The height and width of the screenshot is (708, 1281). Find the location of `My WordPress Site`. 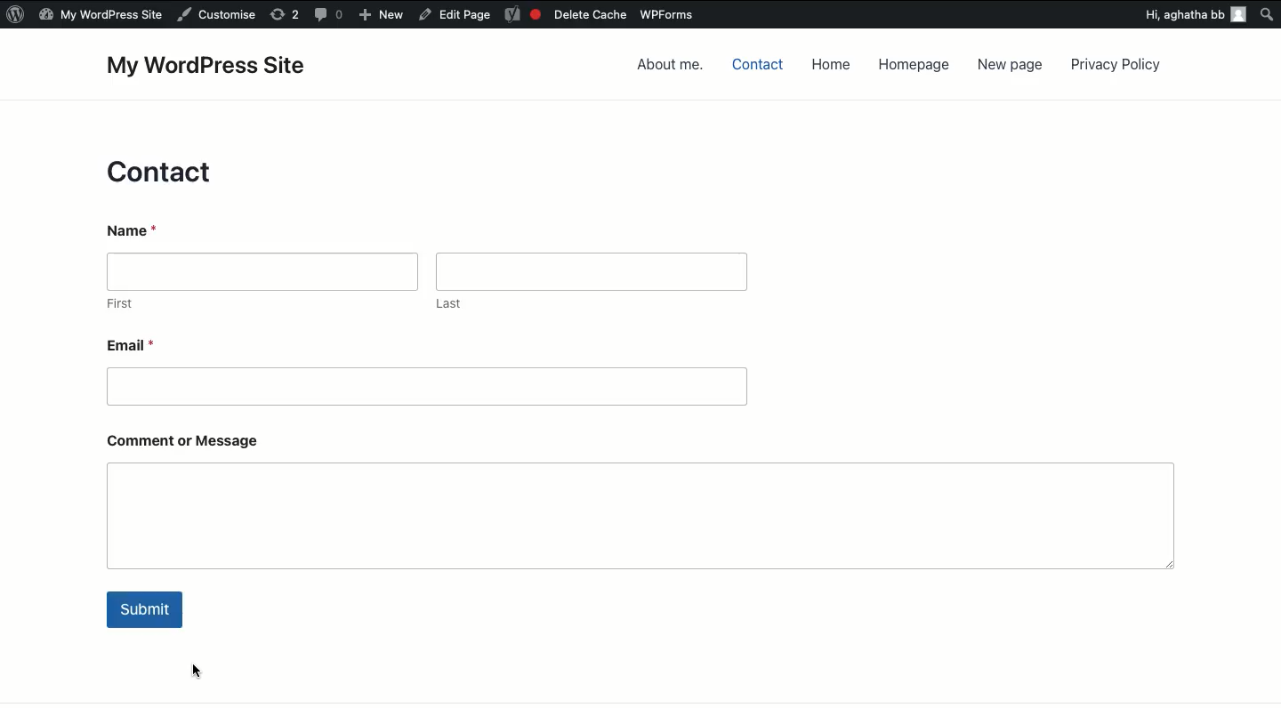

My WordPress Site is located at coordinates (229, 63).